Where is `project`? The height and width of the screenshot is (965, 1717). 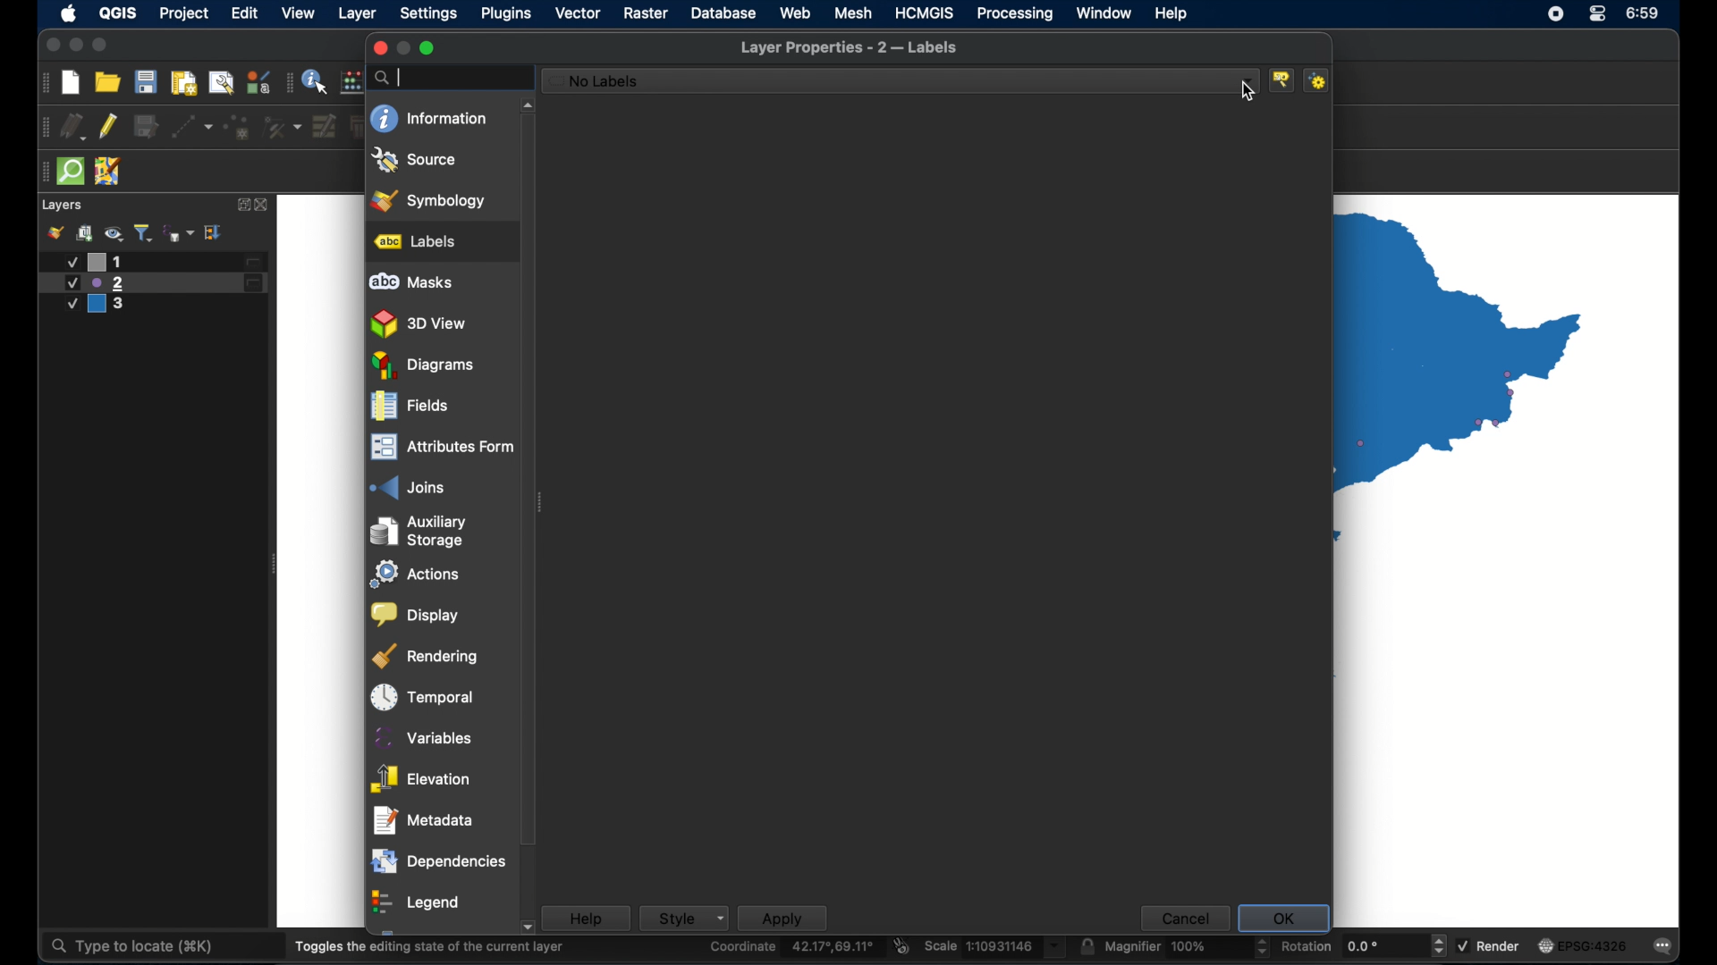 project is located at coordinates (182, 13).